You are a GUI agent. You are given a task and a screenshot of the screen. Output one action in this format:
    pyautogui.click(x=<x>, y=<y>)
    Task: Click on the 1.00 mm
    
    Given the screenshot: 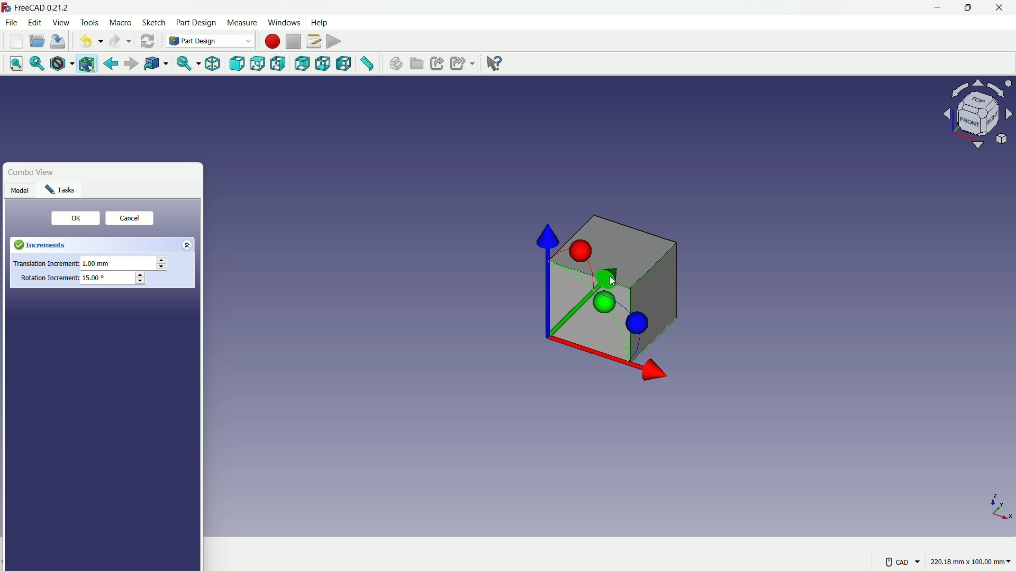 What is the action you would take?
    pyautogui.click(x=97, y=264)
    